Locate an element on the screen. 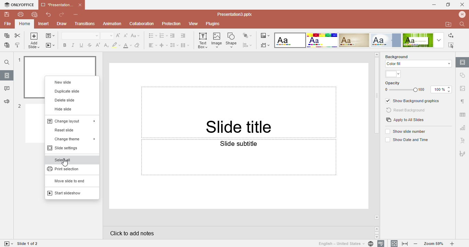  Animation is located at coordinates (112, 23).